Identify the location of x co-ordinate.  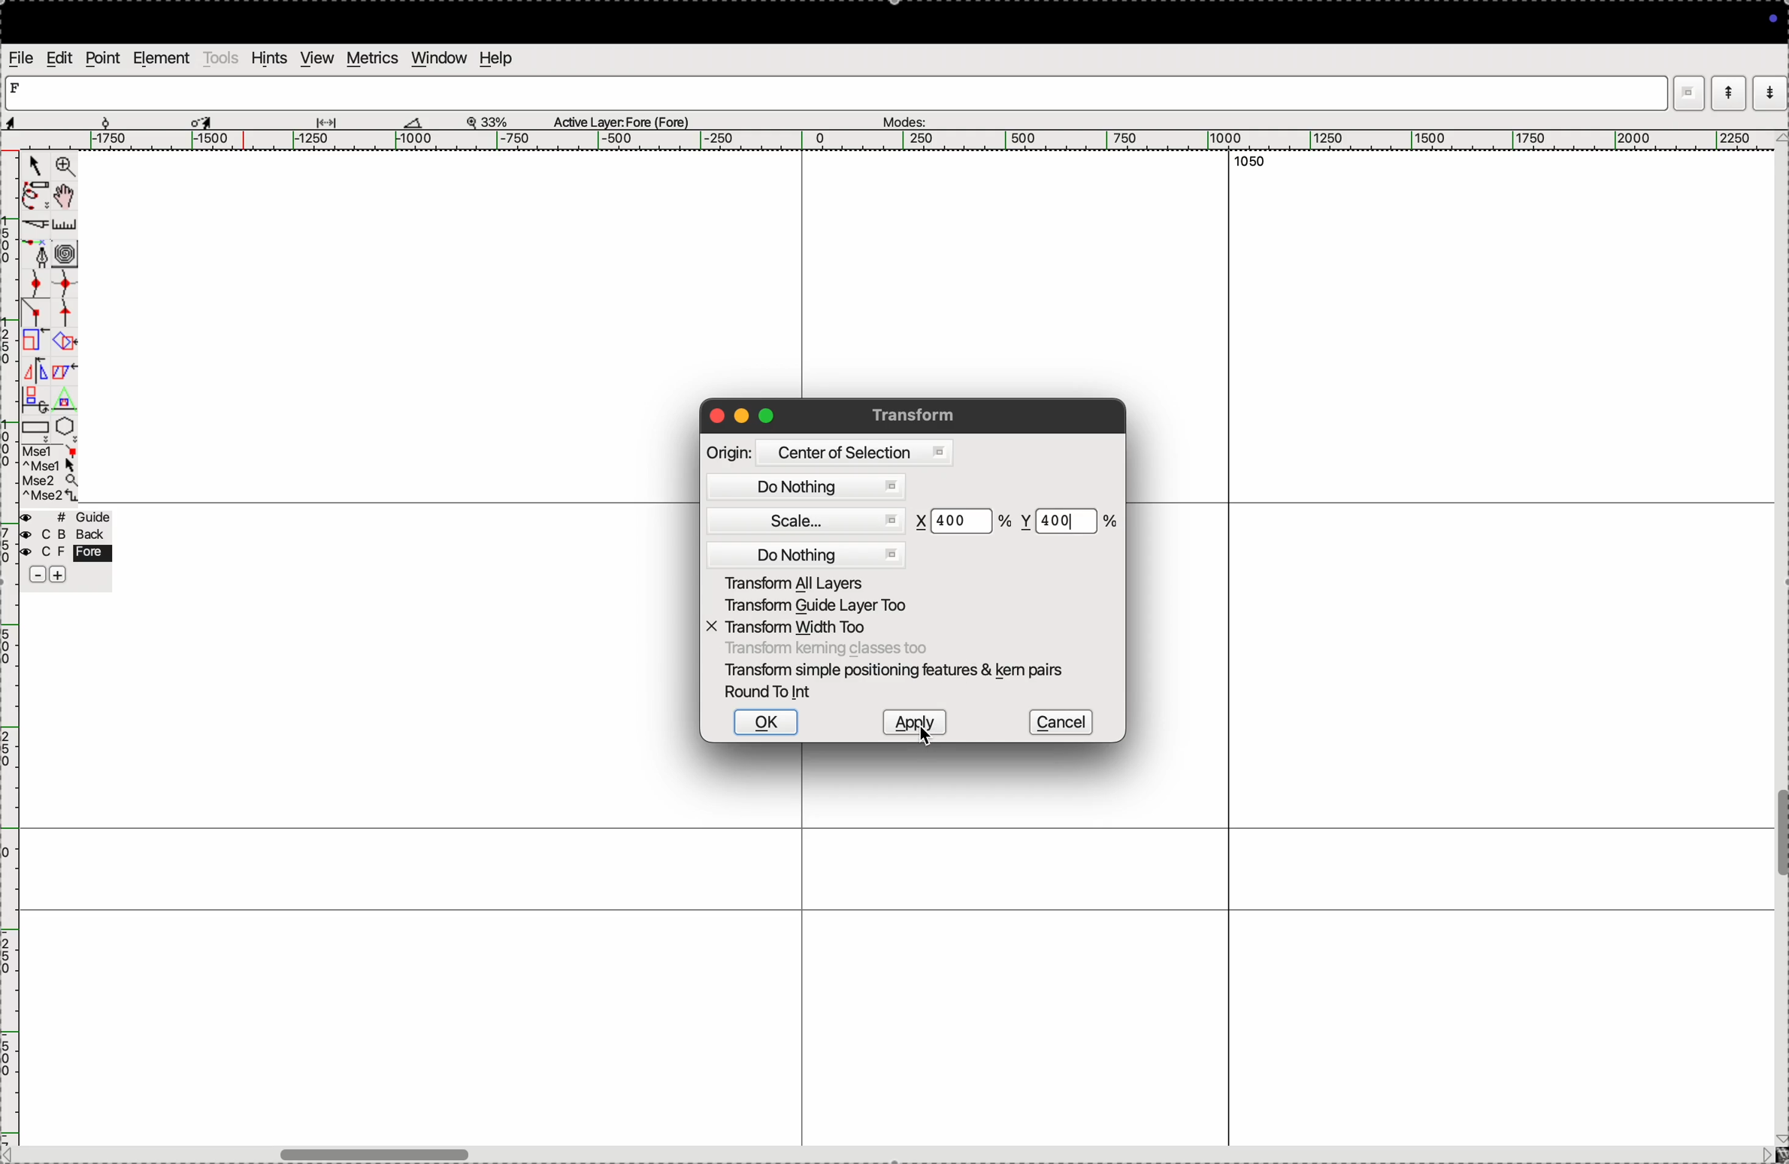
(923, 522).